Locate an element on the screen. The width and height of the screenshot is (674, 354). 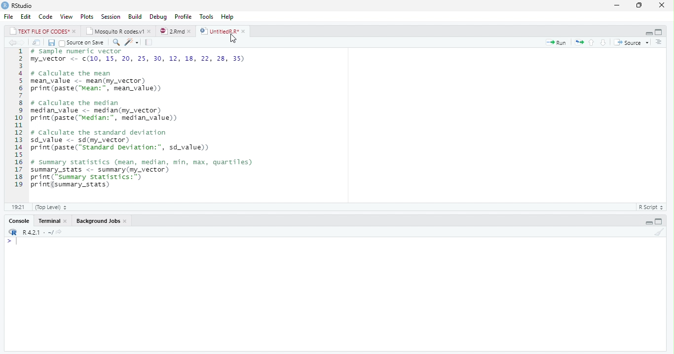
TEXT FILE OF CODES is located at coordinates (40, 32).